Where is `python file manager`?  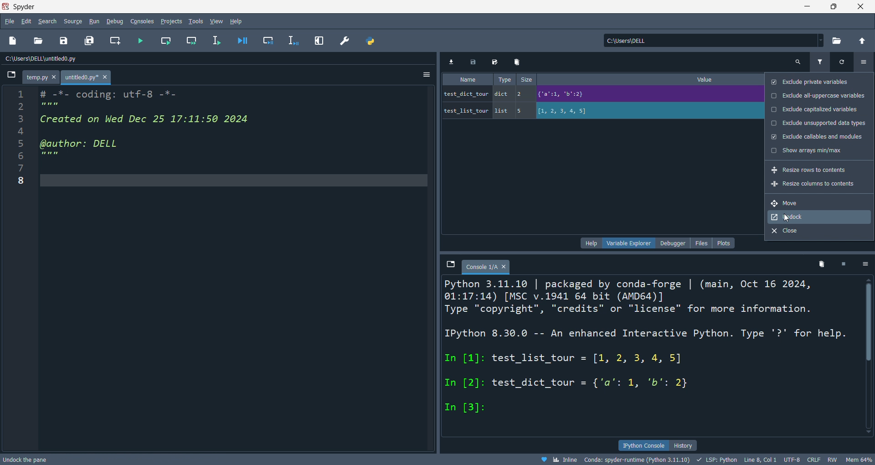 python file manager is located at coordinates (368, 40).